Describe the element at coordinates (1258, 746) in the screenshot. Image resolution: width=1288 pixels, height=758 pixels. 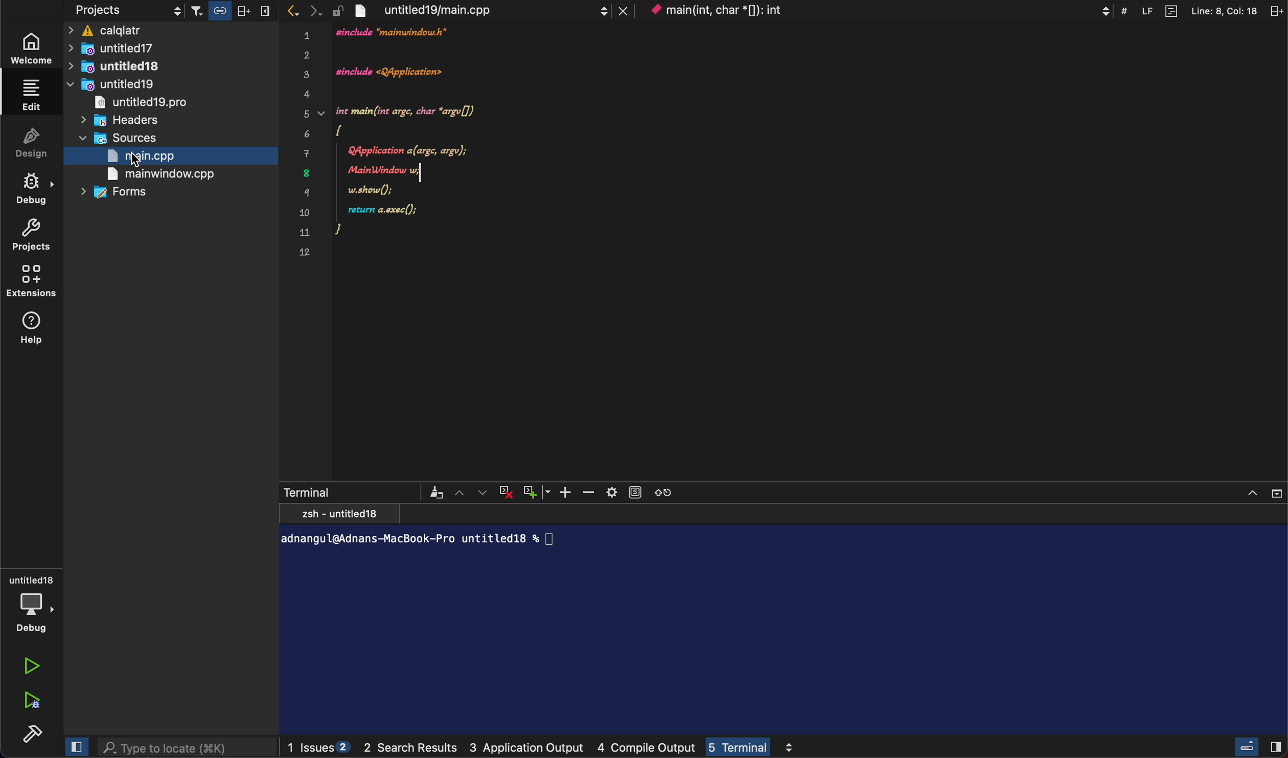
I see `close slide Bar` at that location.